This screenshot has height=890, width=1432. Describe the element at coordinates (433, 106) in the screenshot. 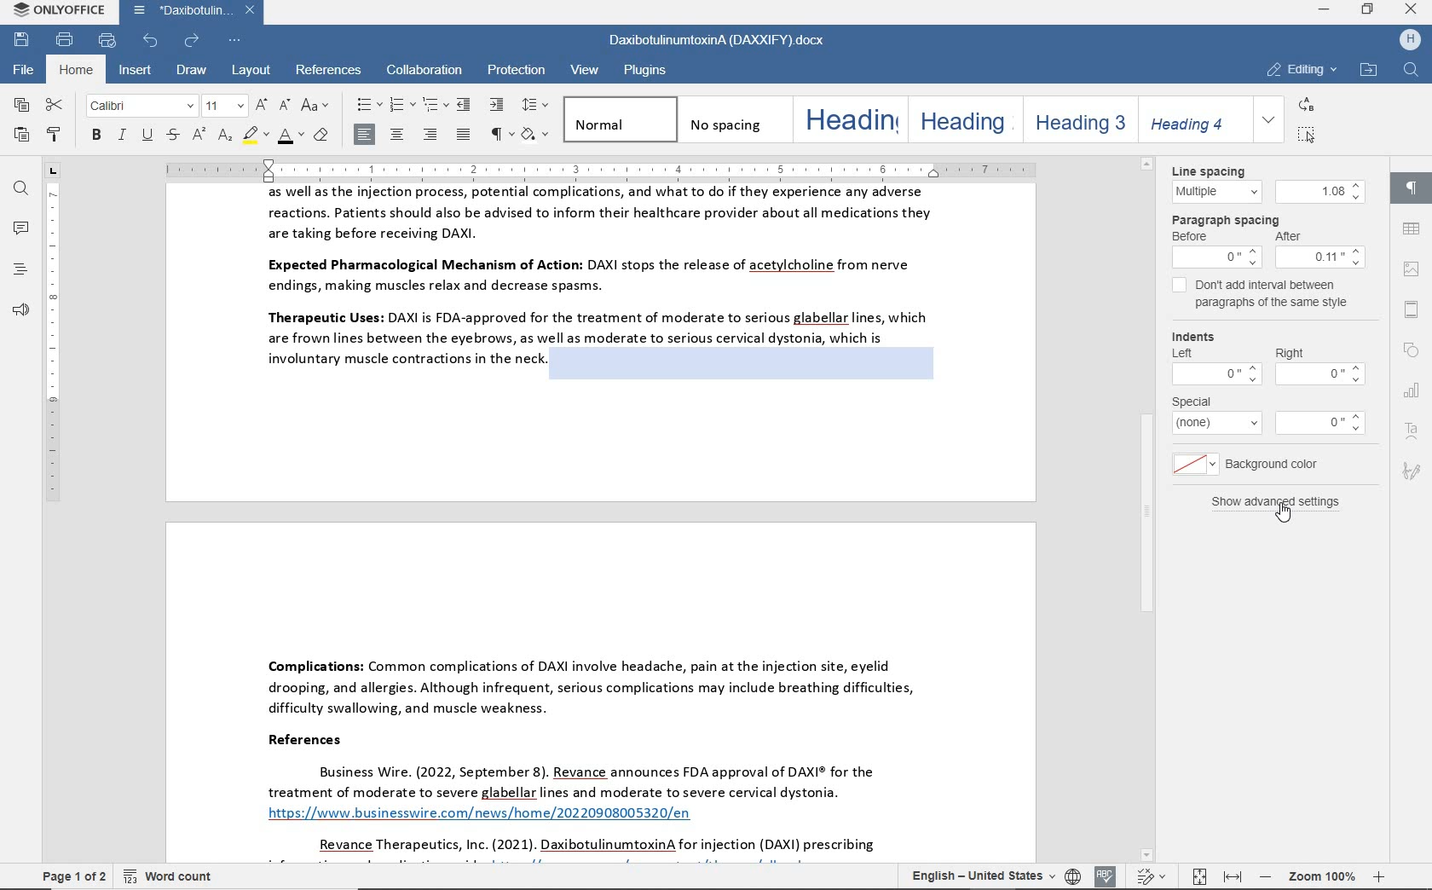

I see `multilevel list` at that location.